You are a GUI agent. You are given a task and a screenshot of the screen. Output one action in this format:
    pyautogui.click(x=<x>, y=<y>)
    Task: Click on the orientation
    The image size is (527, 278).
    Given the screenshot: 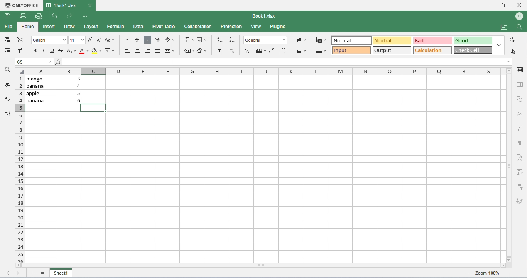 What is the action you would take?
    pyautogui.click(x=171, y=40)
    